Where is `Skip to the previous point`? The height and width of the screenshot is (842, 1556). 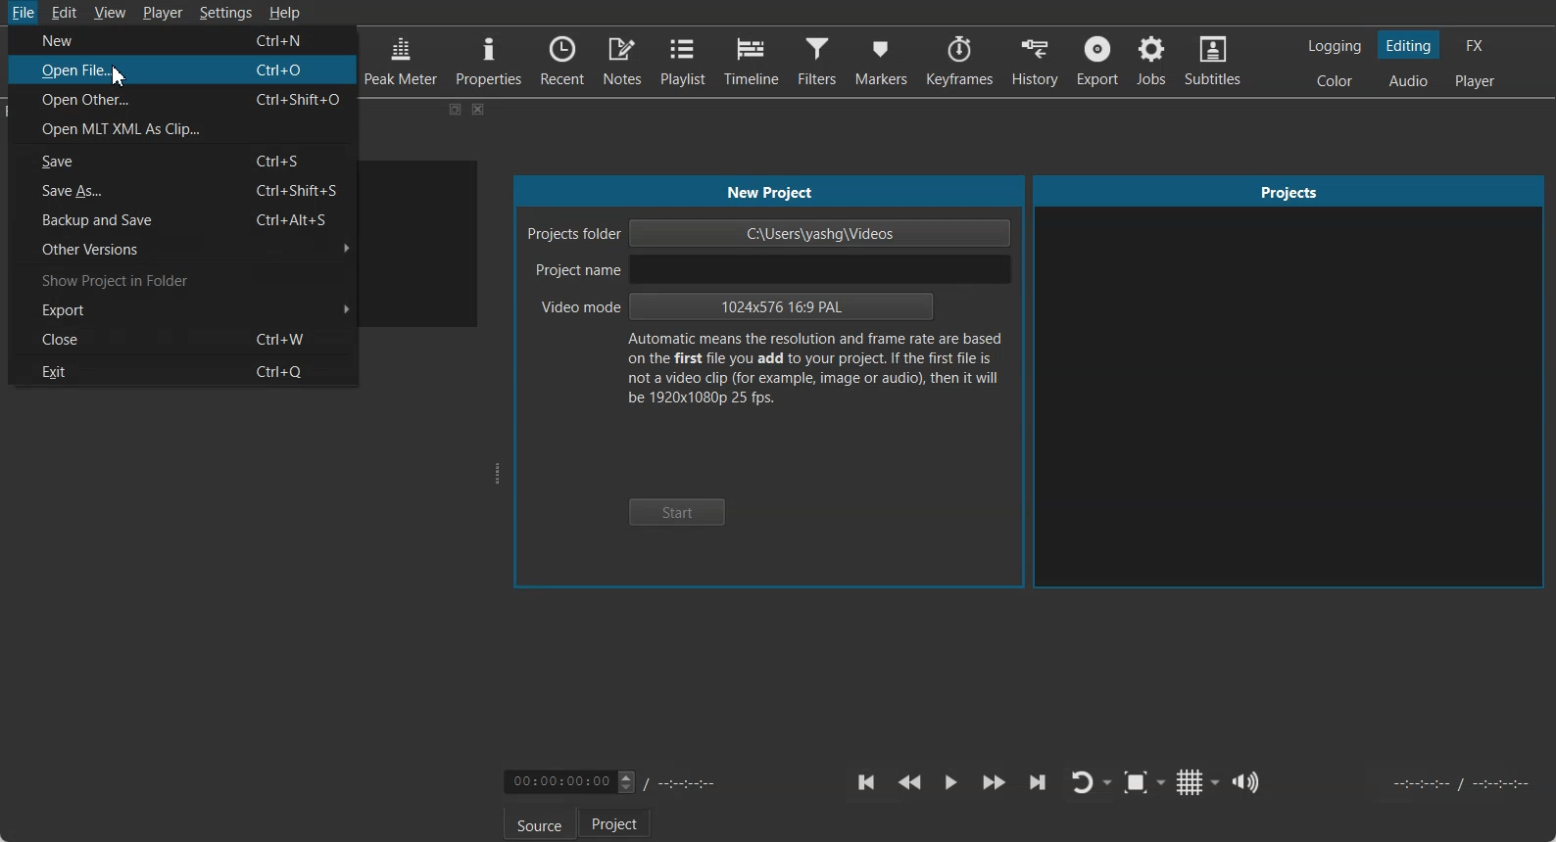 Skip to the previous point is located at coordinates (867, 782).